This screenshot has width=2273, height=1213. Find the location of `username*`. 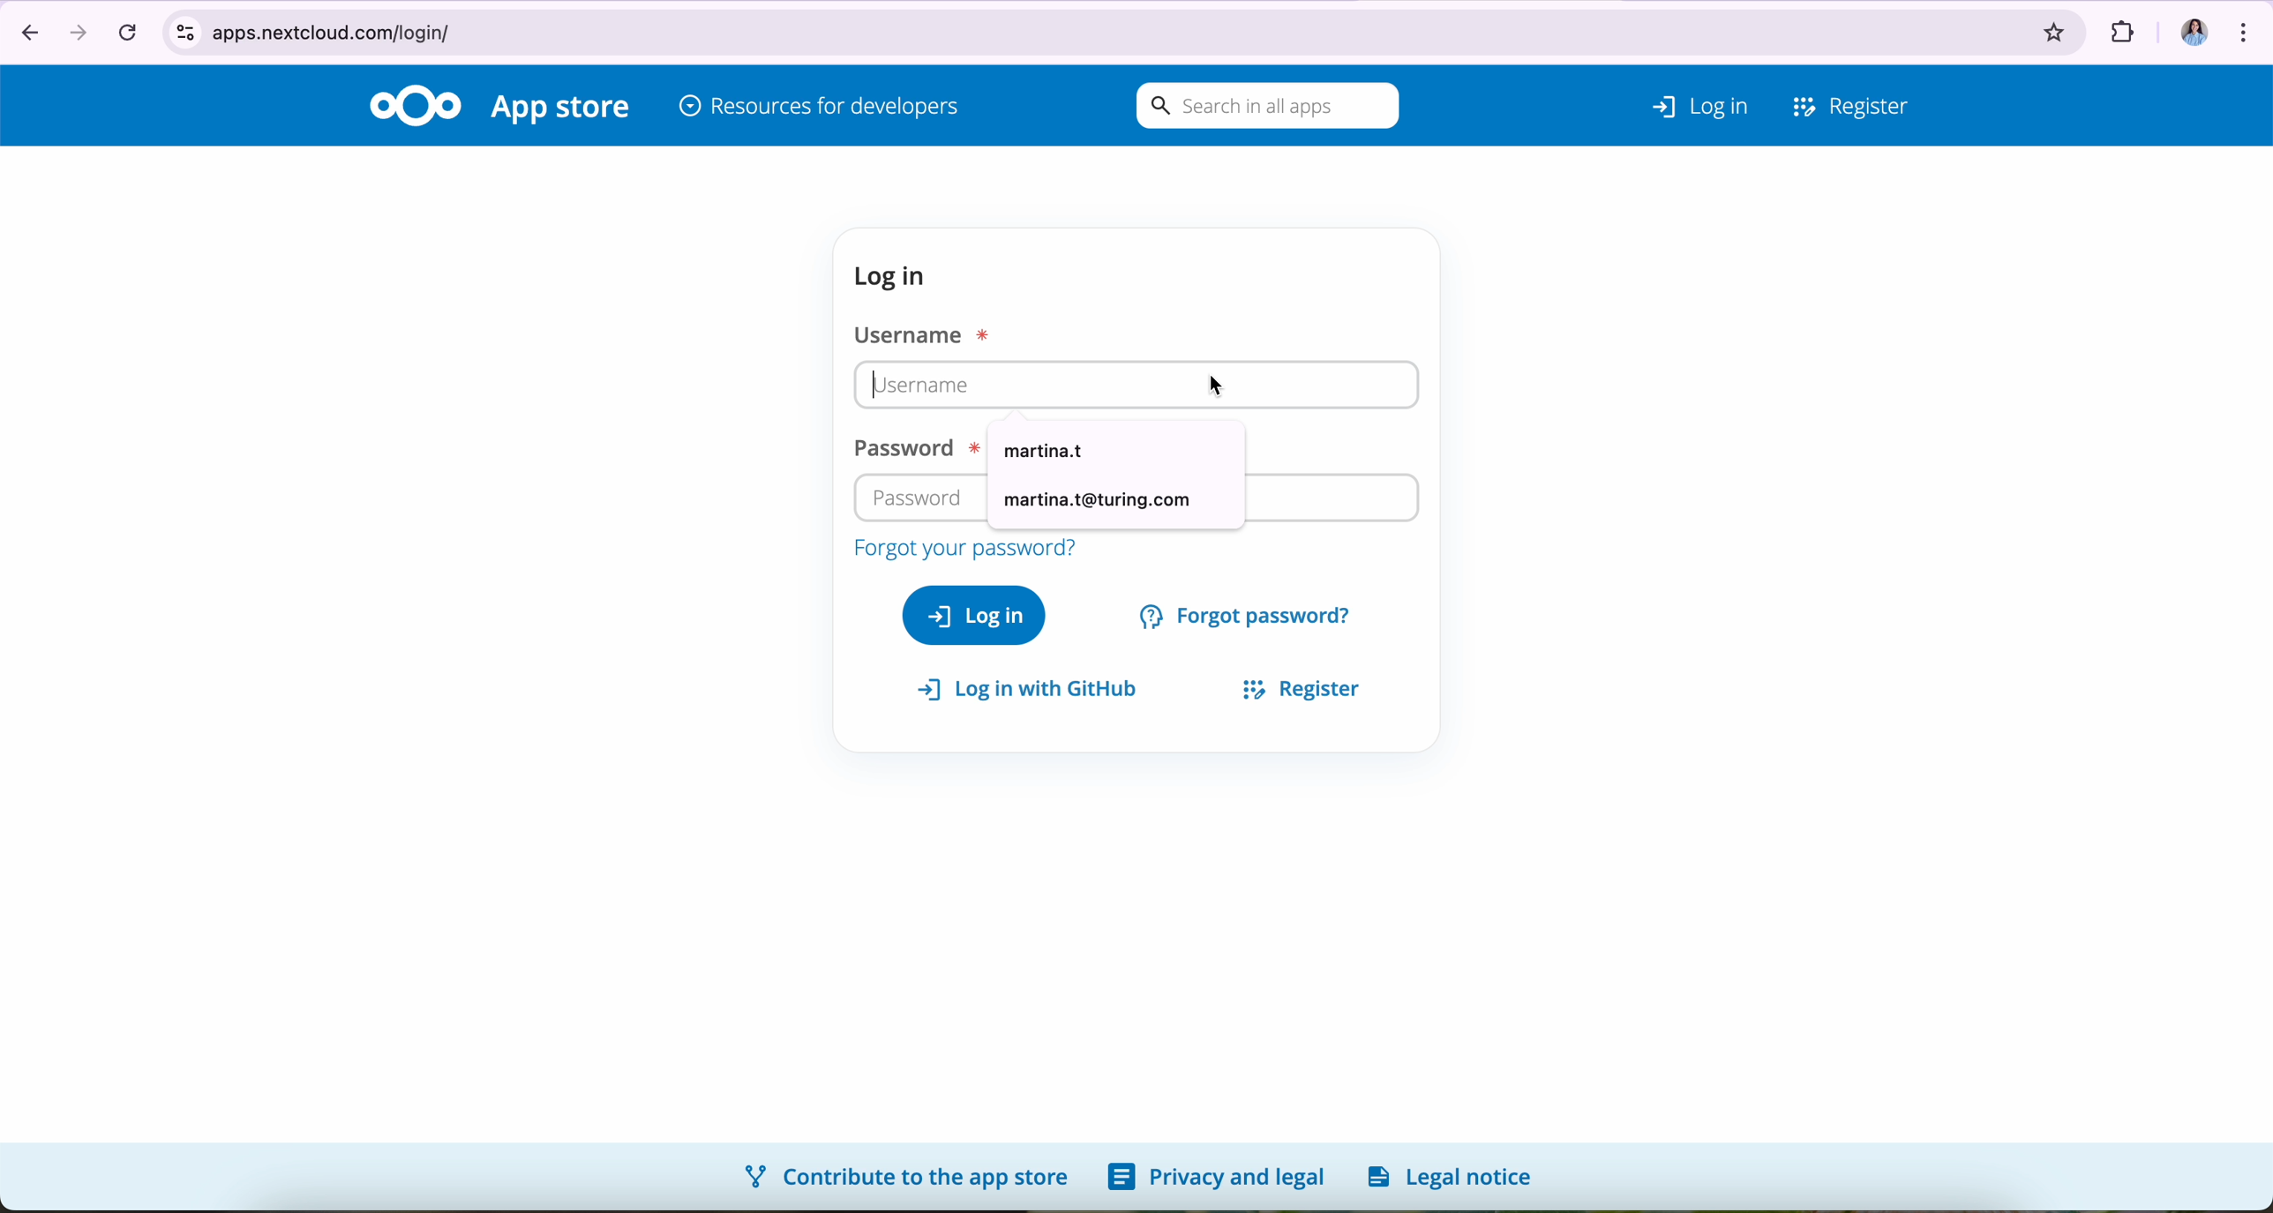

username* is located at coordinates (926, 333).